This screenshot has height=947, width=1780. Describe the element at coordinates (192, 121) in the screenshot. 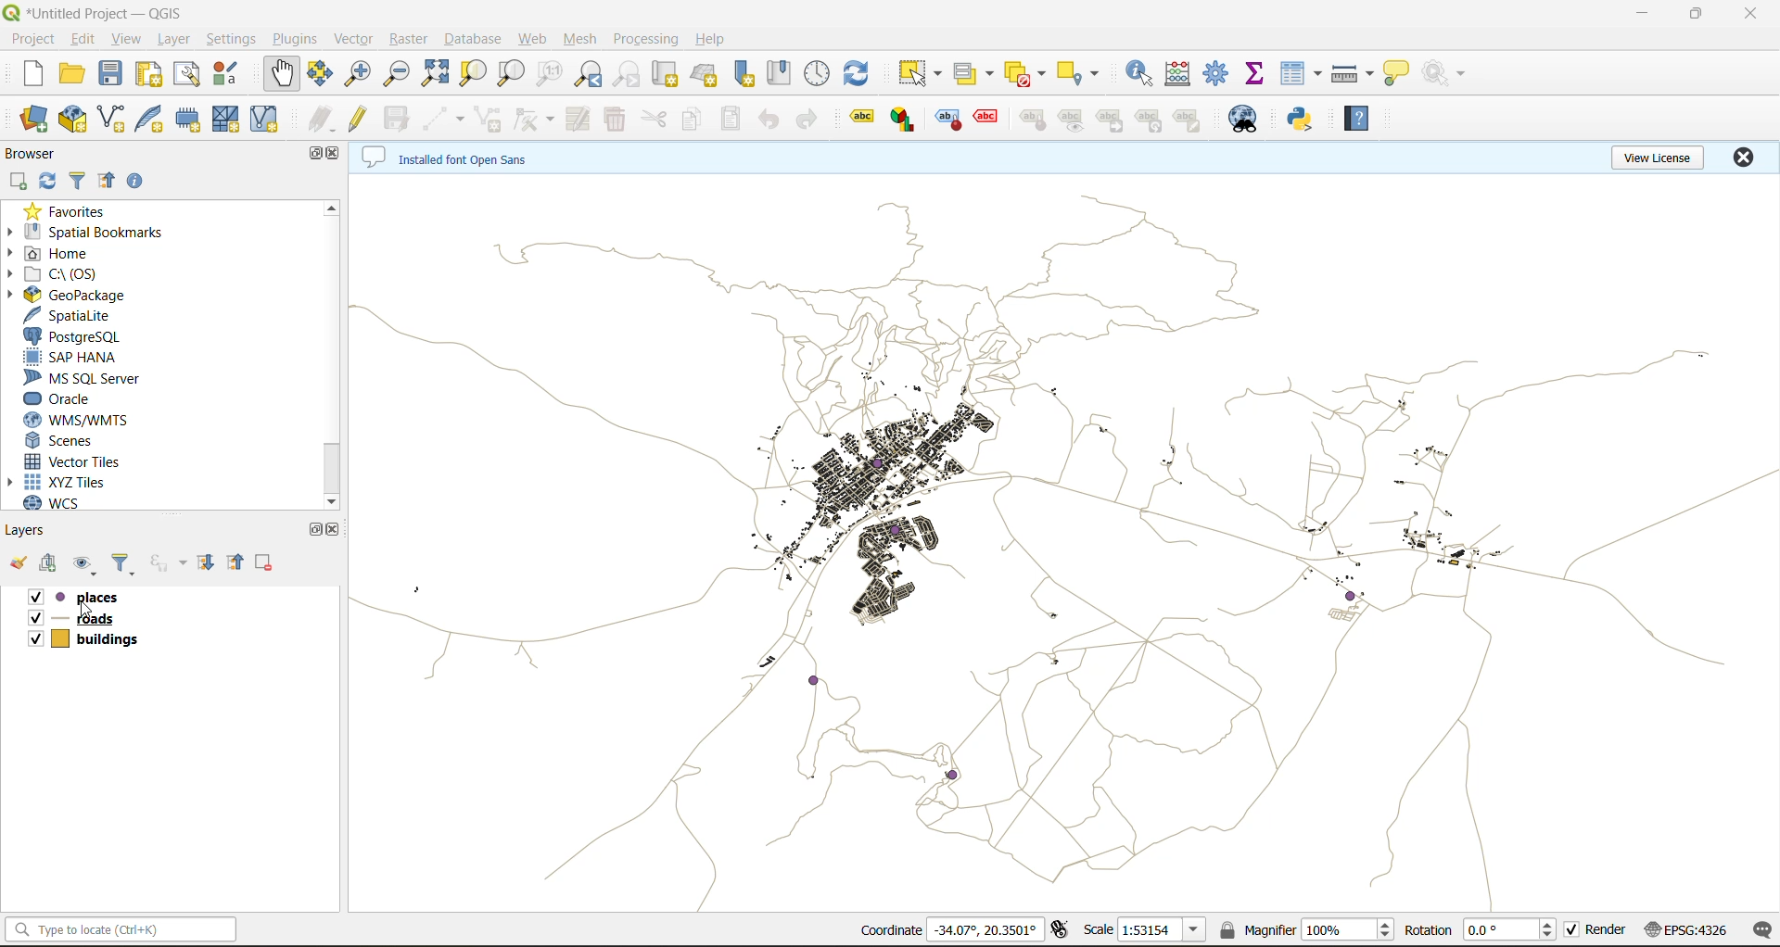

I see `temporary scratch layer` at that location.